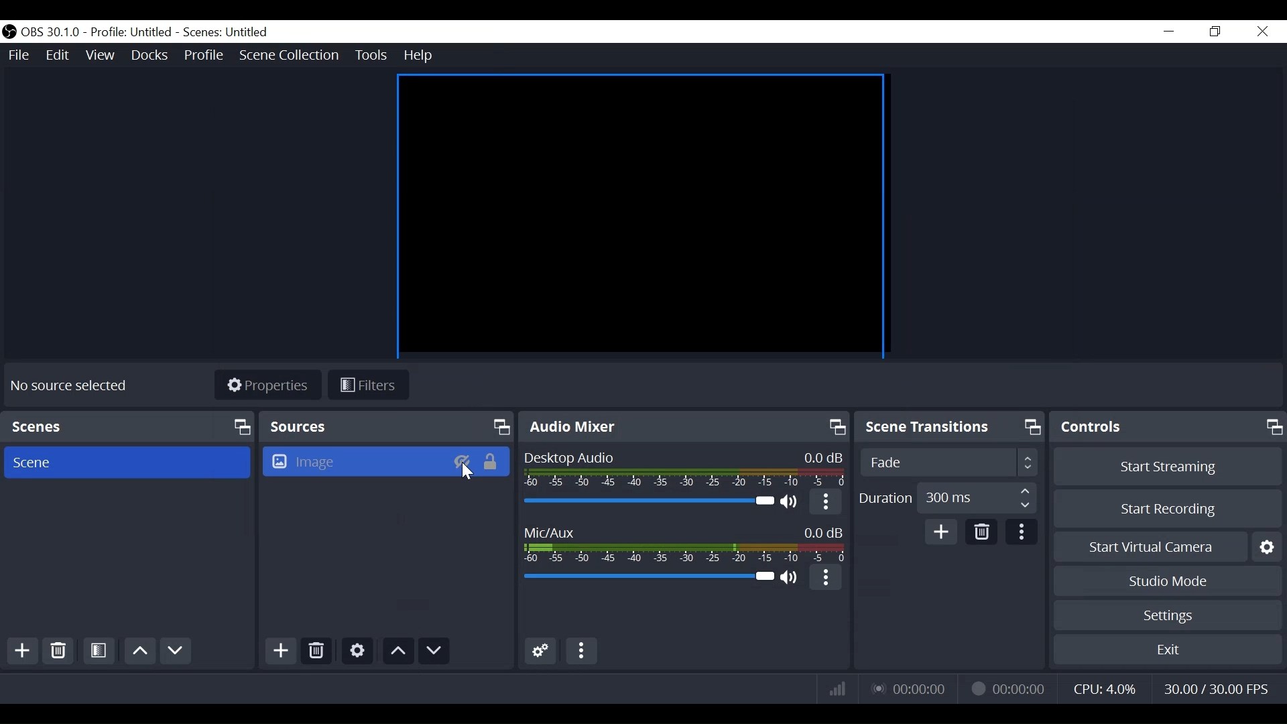  Describe the element at coordinates (292, 55) in the screenshot. I see `Scene Collection` at that location.